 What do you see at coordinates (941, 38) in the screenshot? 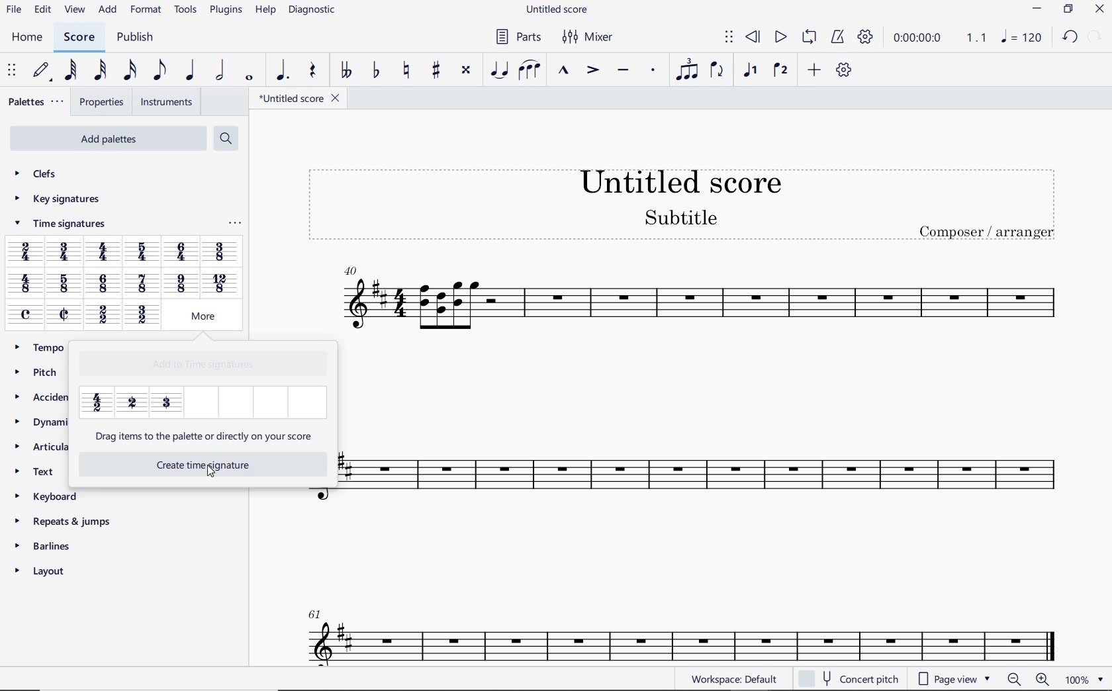
I see `PLAY SPEED` at bounding box center [941, 38].